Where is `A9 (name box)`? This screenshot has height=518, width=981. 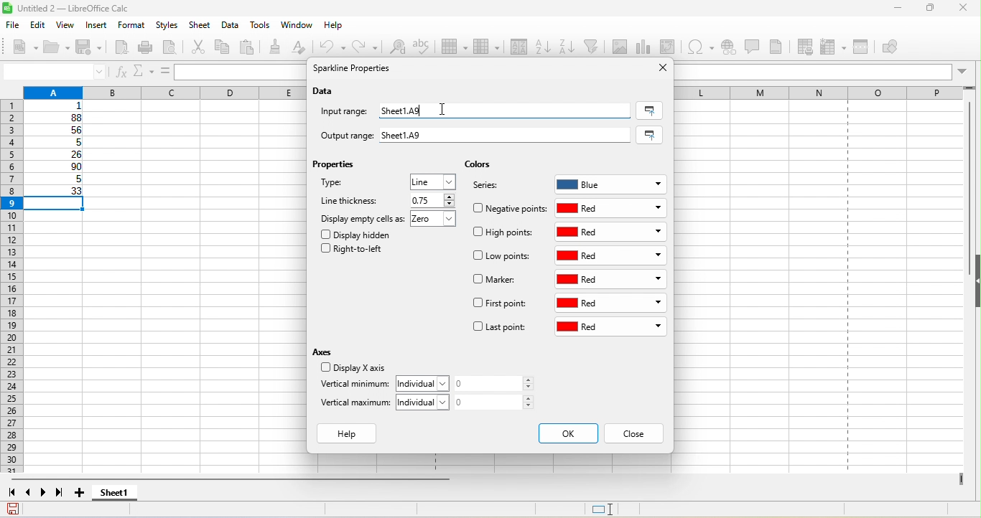
A9 (name box) is located at coordinates (54, 71).